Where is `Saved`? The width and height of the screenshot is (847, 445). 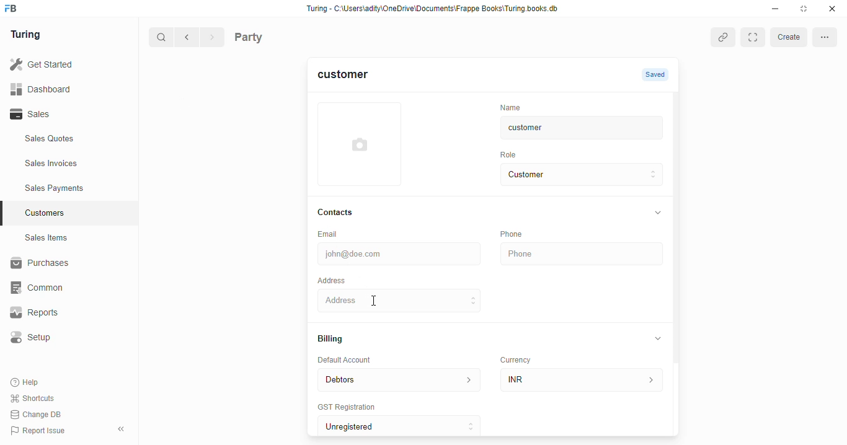 Saved is located at coordinates (657, 75).